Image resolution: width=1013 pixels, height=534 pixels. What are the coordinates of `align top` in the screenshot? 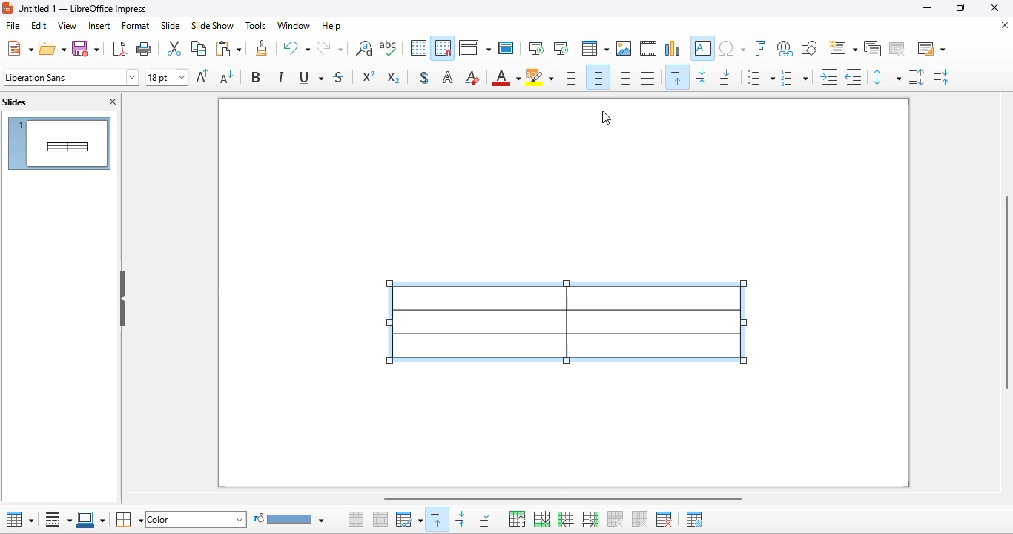 It's located at (438, 519).